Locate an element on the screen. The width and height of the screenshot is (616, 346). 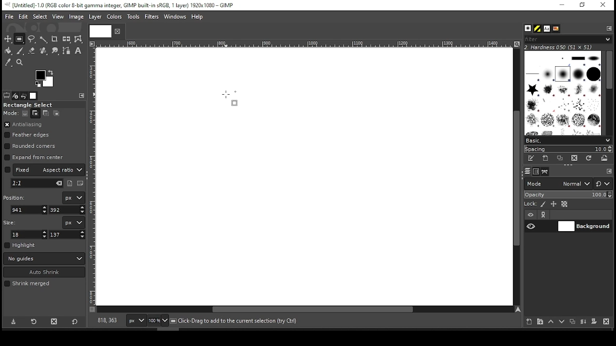
paths tool is located at coordinates (67, 51).